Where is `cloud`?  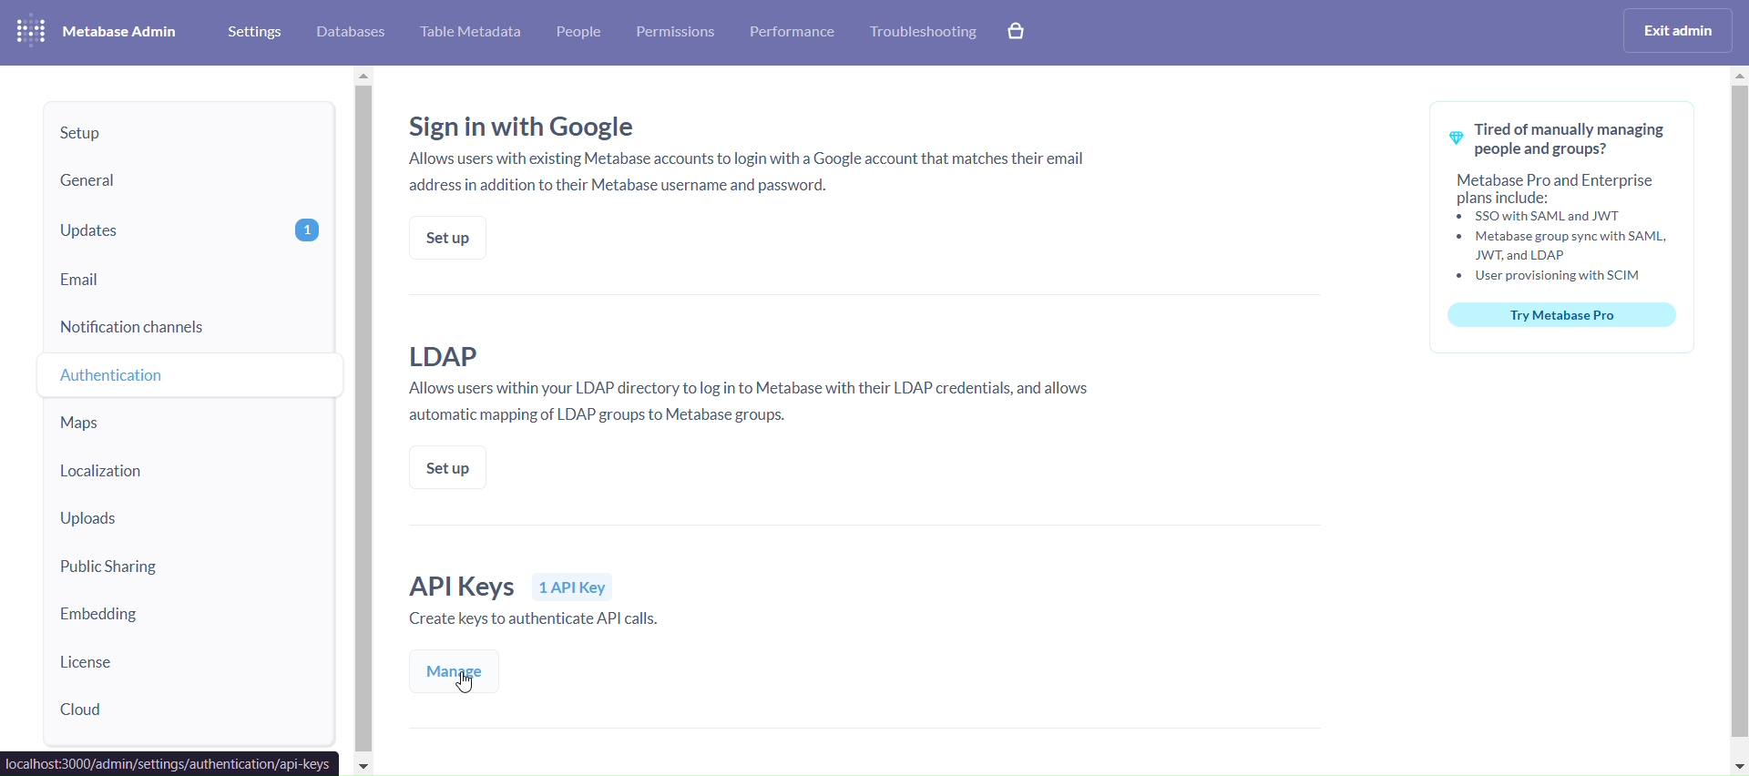 cloud is located at coordinates (191, 712).